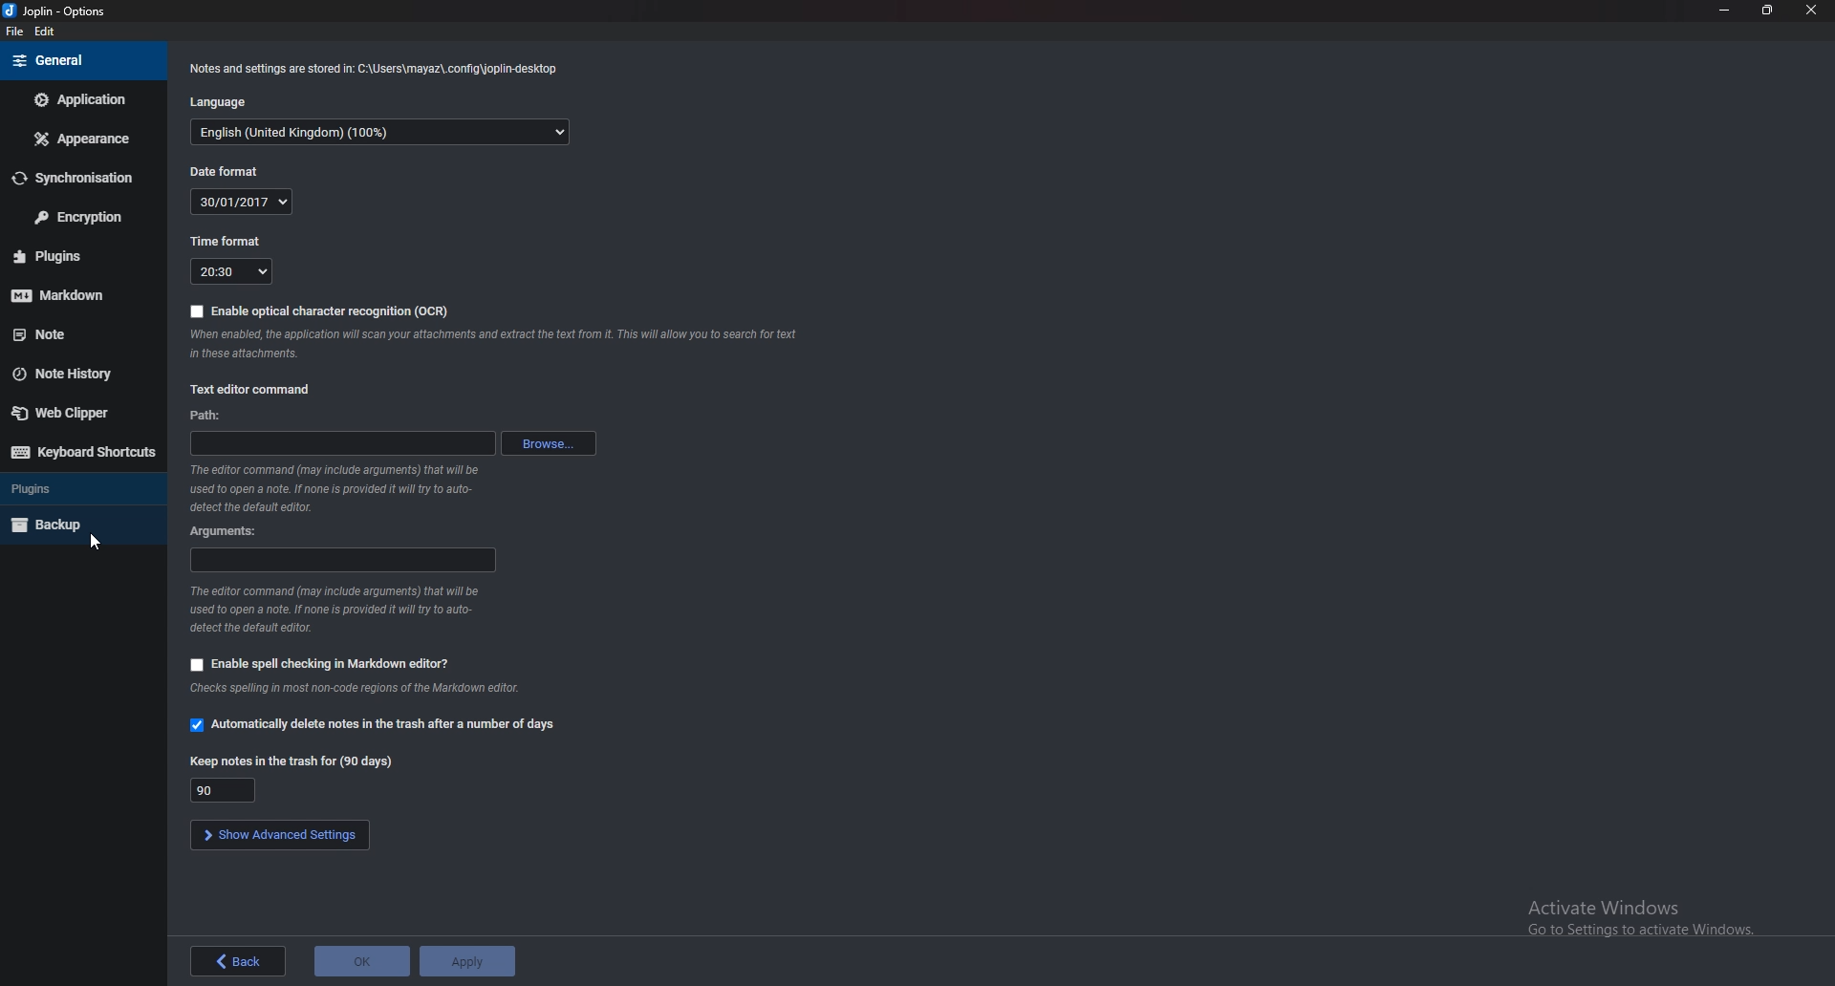 Image resolution: width=1835 pixels, height=986 pixels. What do you see at coordinates (281, 833) in the screenshot?
I see `Show advanced settings` at bounding box center [281, 833].